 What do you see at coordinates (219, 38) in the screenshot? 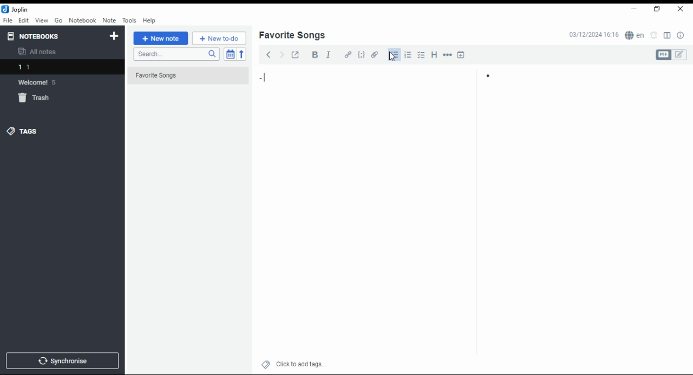
I see `New to-do` at bounding box center [219, 38].